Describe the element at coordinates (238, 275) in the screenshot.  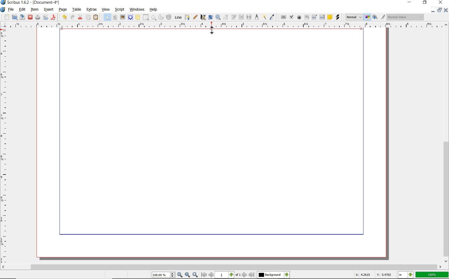
I see `of 1` at that location.